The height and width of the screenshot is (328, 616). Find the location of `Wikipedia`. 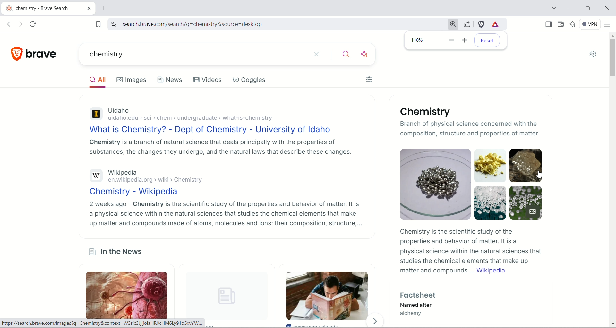

Wikipedia is located at coordinates (129, 172).